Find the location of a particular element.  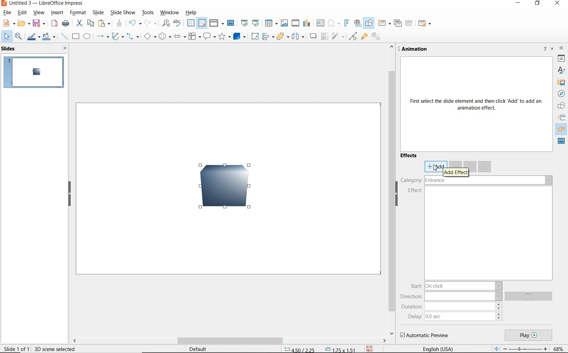

start is located at coordinates (455, 285).